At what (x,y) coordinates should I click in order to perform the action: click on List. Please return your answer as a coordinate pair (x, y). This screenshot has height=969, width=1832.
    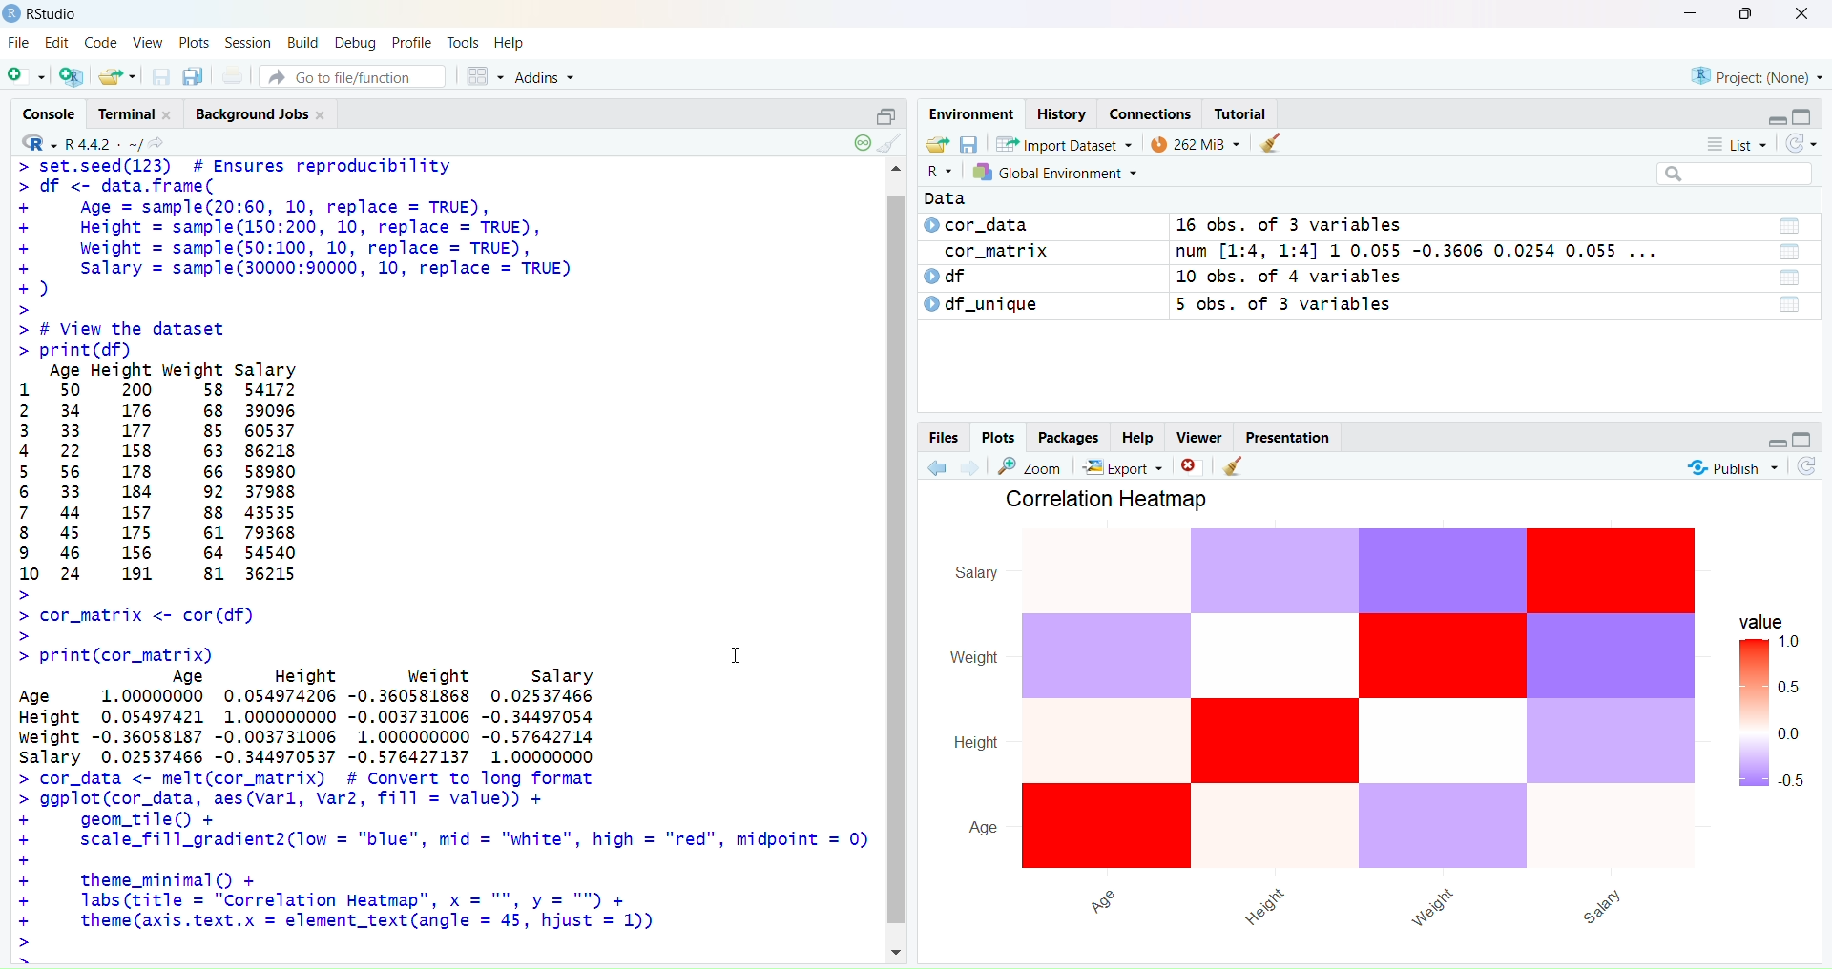
    Looking at the image, I should click on (1790, 226).